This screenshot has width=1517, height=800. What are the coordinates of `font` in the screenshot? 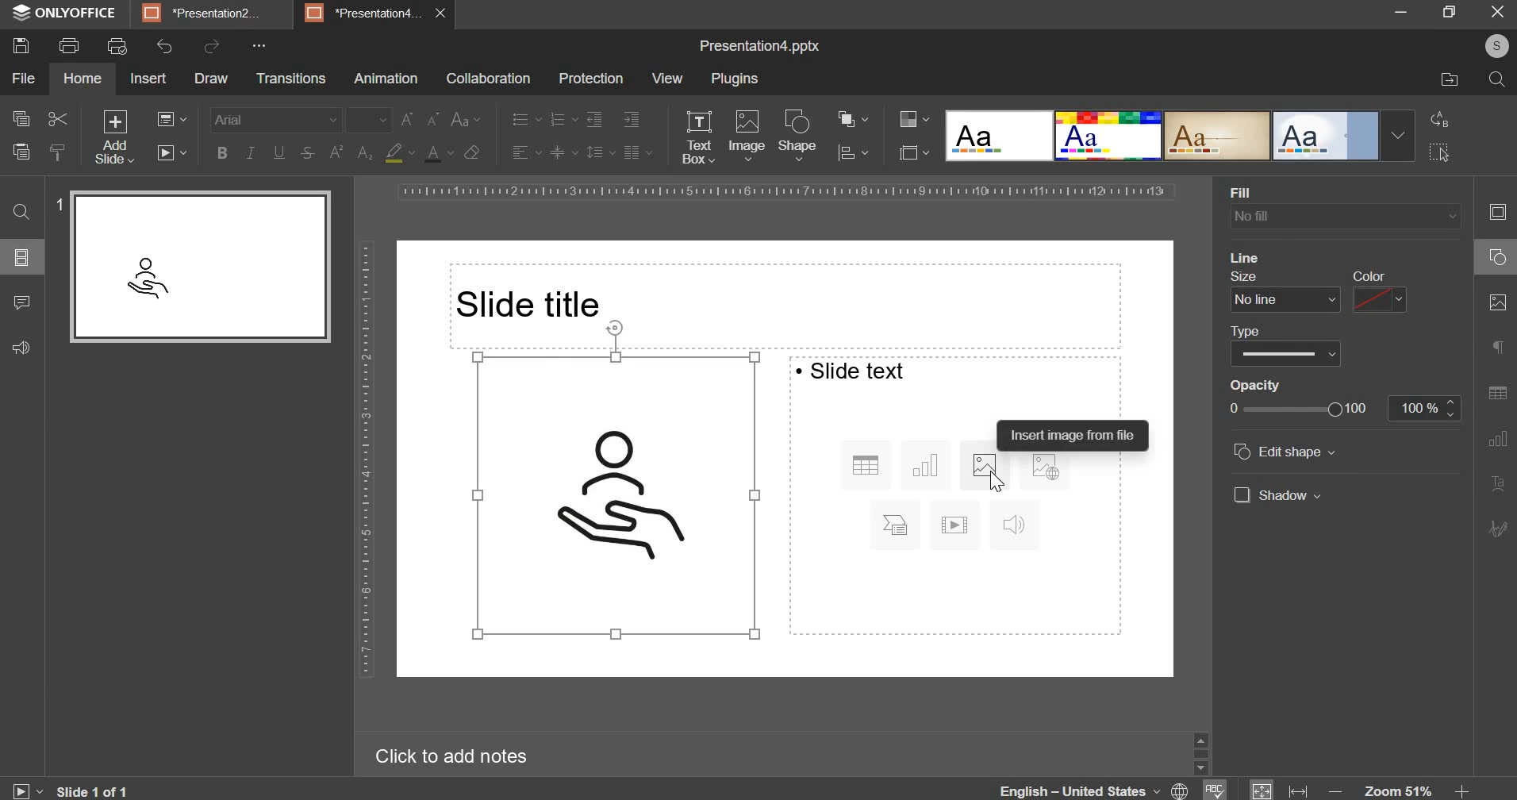 It's located at (276, 117).